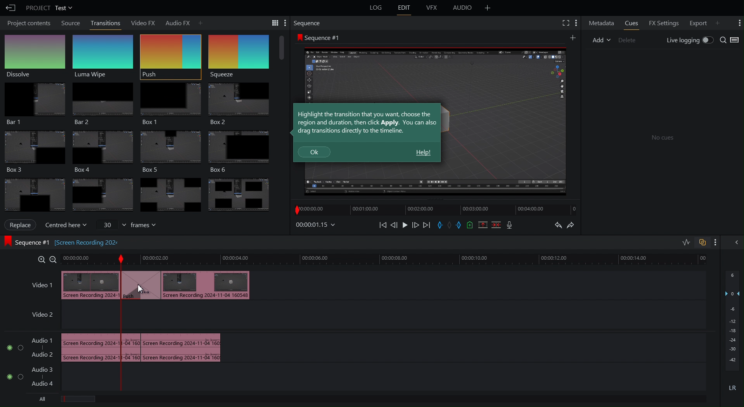  What do you see at coordinates (735, 242) in the screenshot?
I see `Collapse` at bounding box center [735, 242].